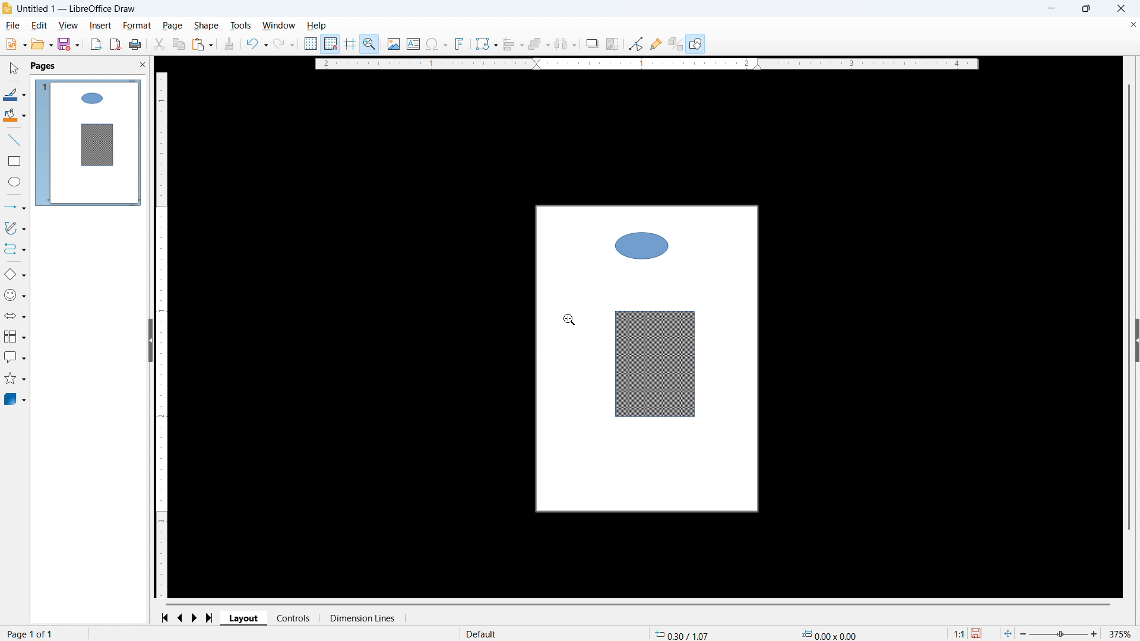 This screenshot has width=1140, height=641. I want to click on Lines and arrows , so click(15, 207).